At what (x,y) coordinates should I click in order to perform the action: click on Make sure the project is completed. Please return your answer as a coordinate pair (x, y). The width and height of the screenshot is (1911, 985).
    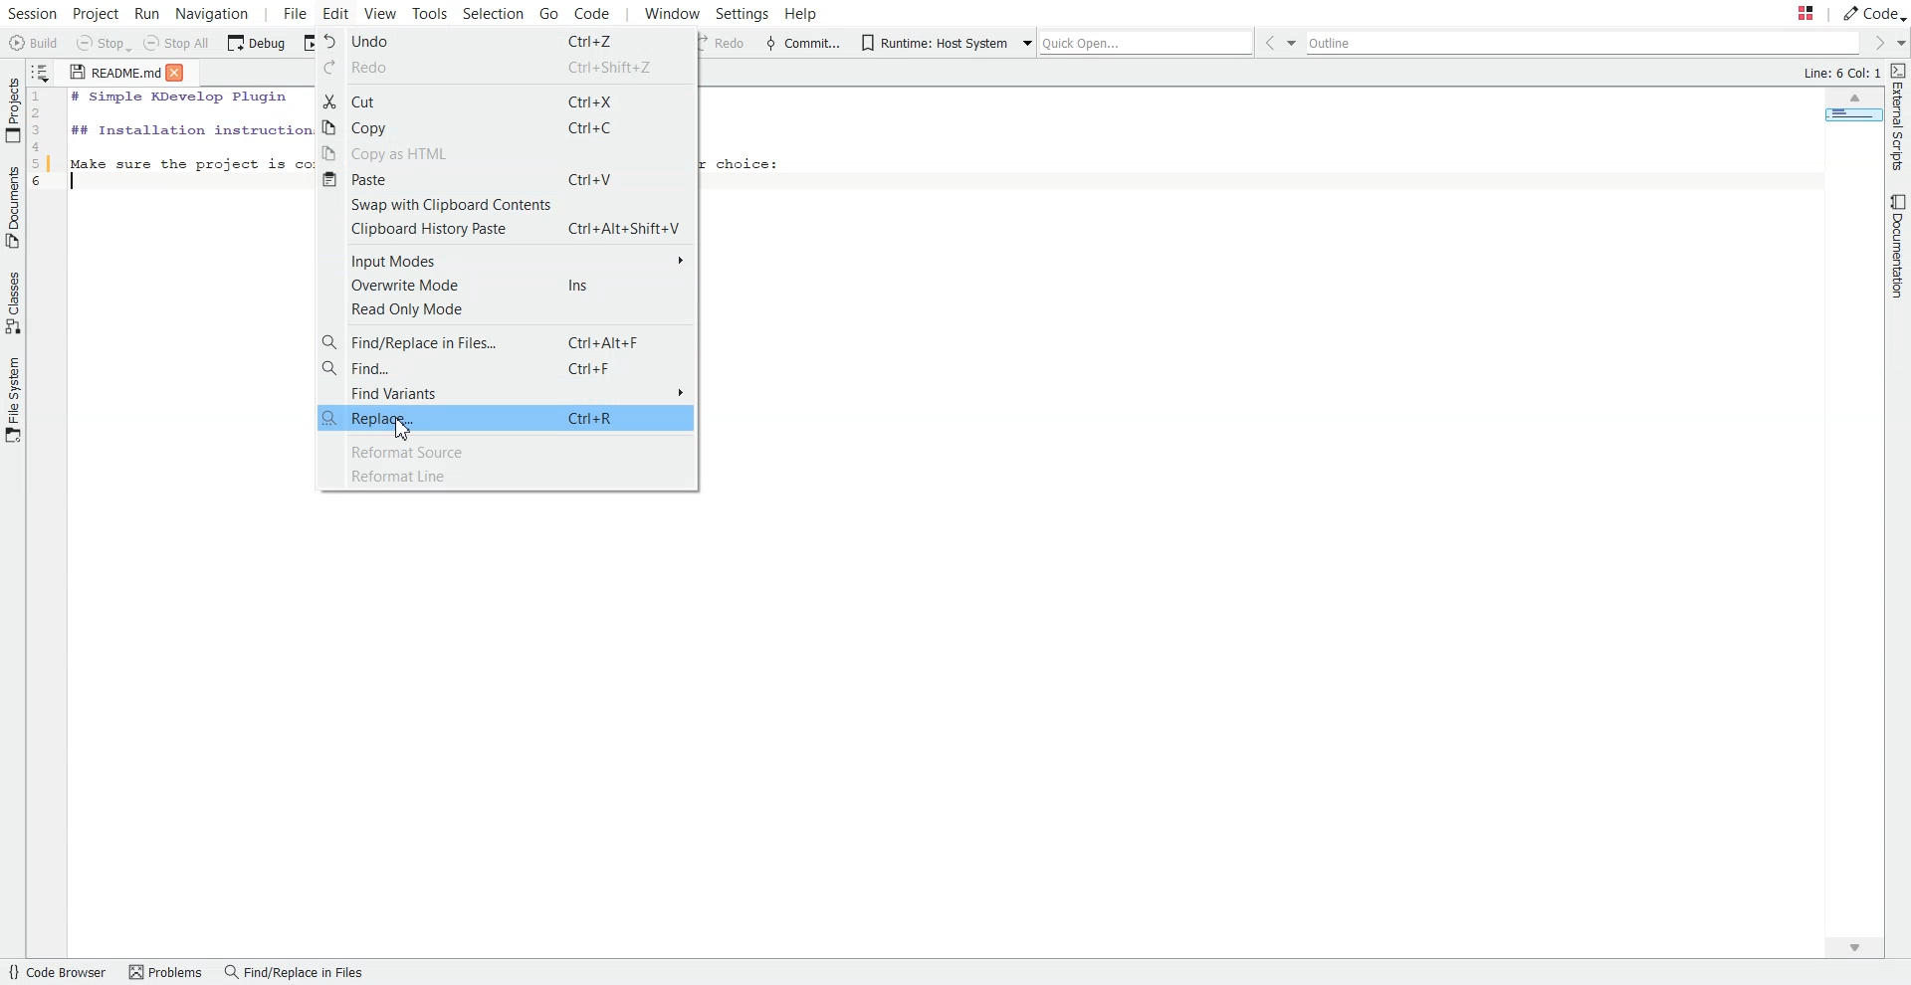
    Looking at the image, I should click on (191, 159).